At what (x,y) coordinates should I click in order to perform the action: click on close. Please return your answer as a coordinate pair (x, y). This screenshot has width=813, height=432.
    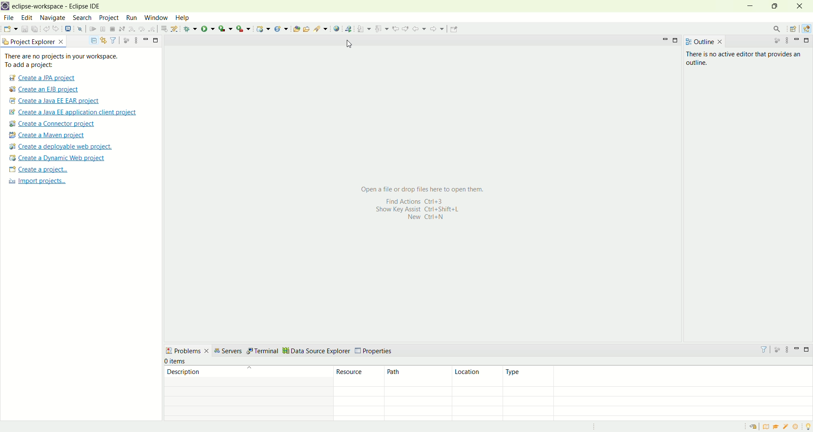
    Looking at the image, I should click on (802, 6).